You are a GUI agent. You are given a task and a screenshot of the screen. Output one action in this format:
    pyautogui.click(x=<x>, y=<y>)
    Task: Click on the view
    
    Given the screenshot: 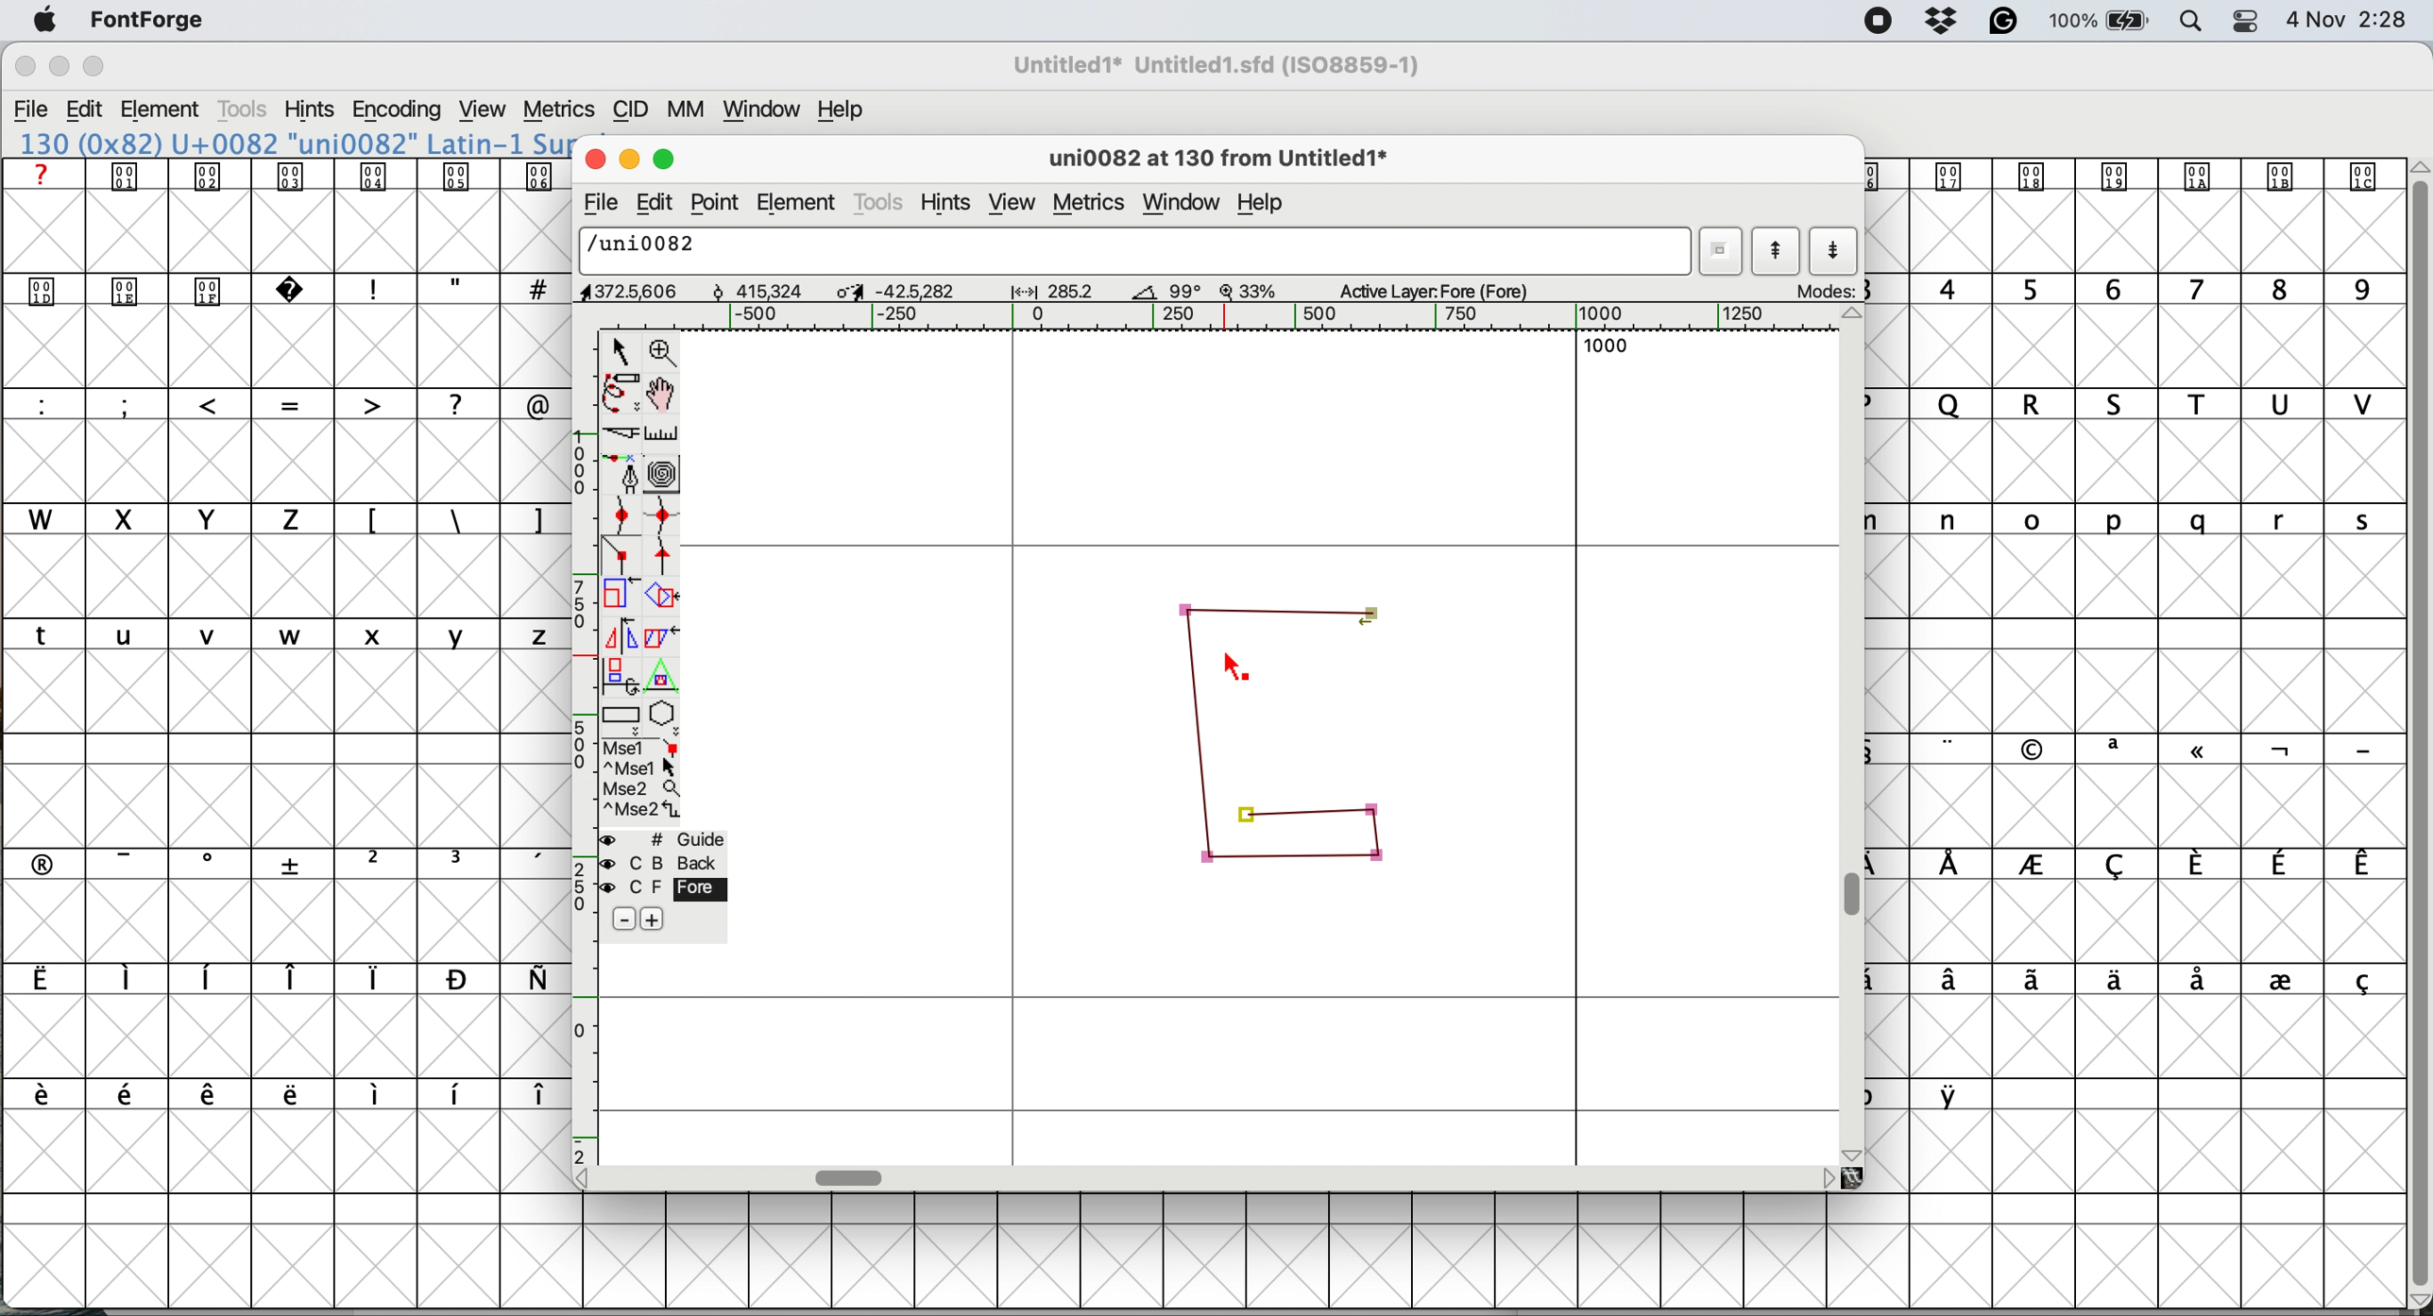 What is the action you would take?
    pyautogui.click(x=1012, y=204)
    